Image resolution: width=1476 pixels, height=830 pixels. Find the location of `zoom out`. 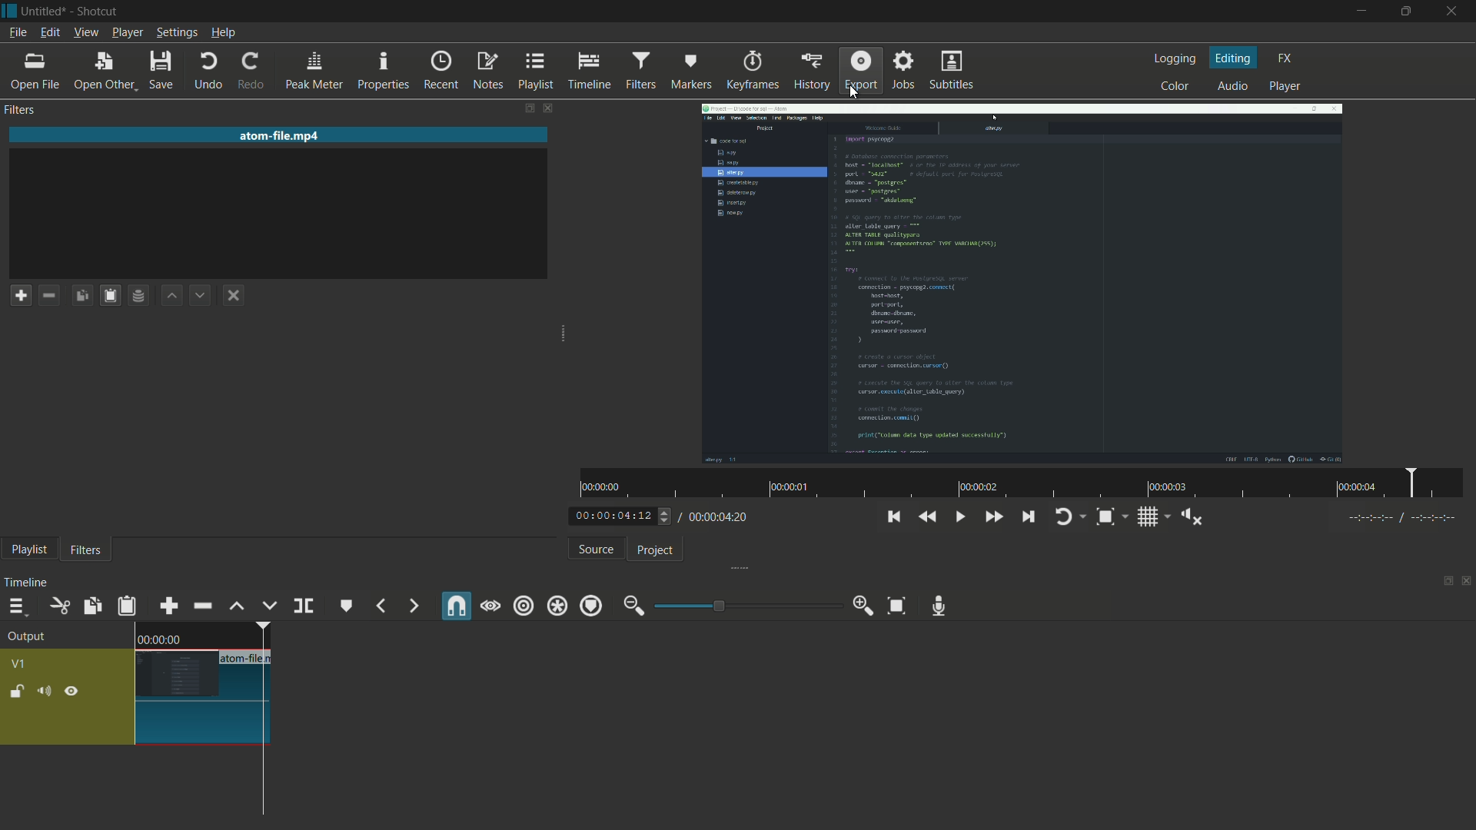

zoom out is located at coordinates (631, 606).